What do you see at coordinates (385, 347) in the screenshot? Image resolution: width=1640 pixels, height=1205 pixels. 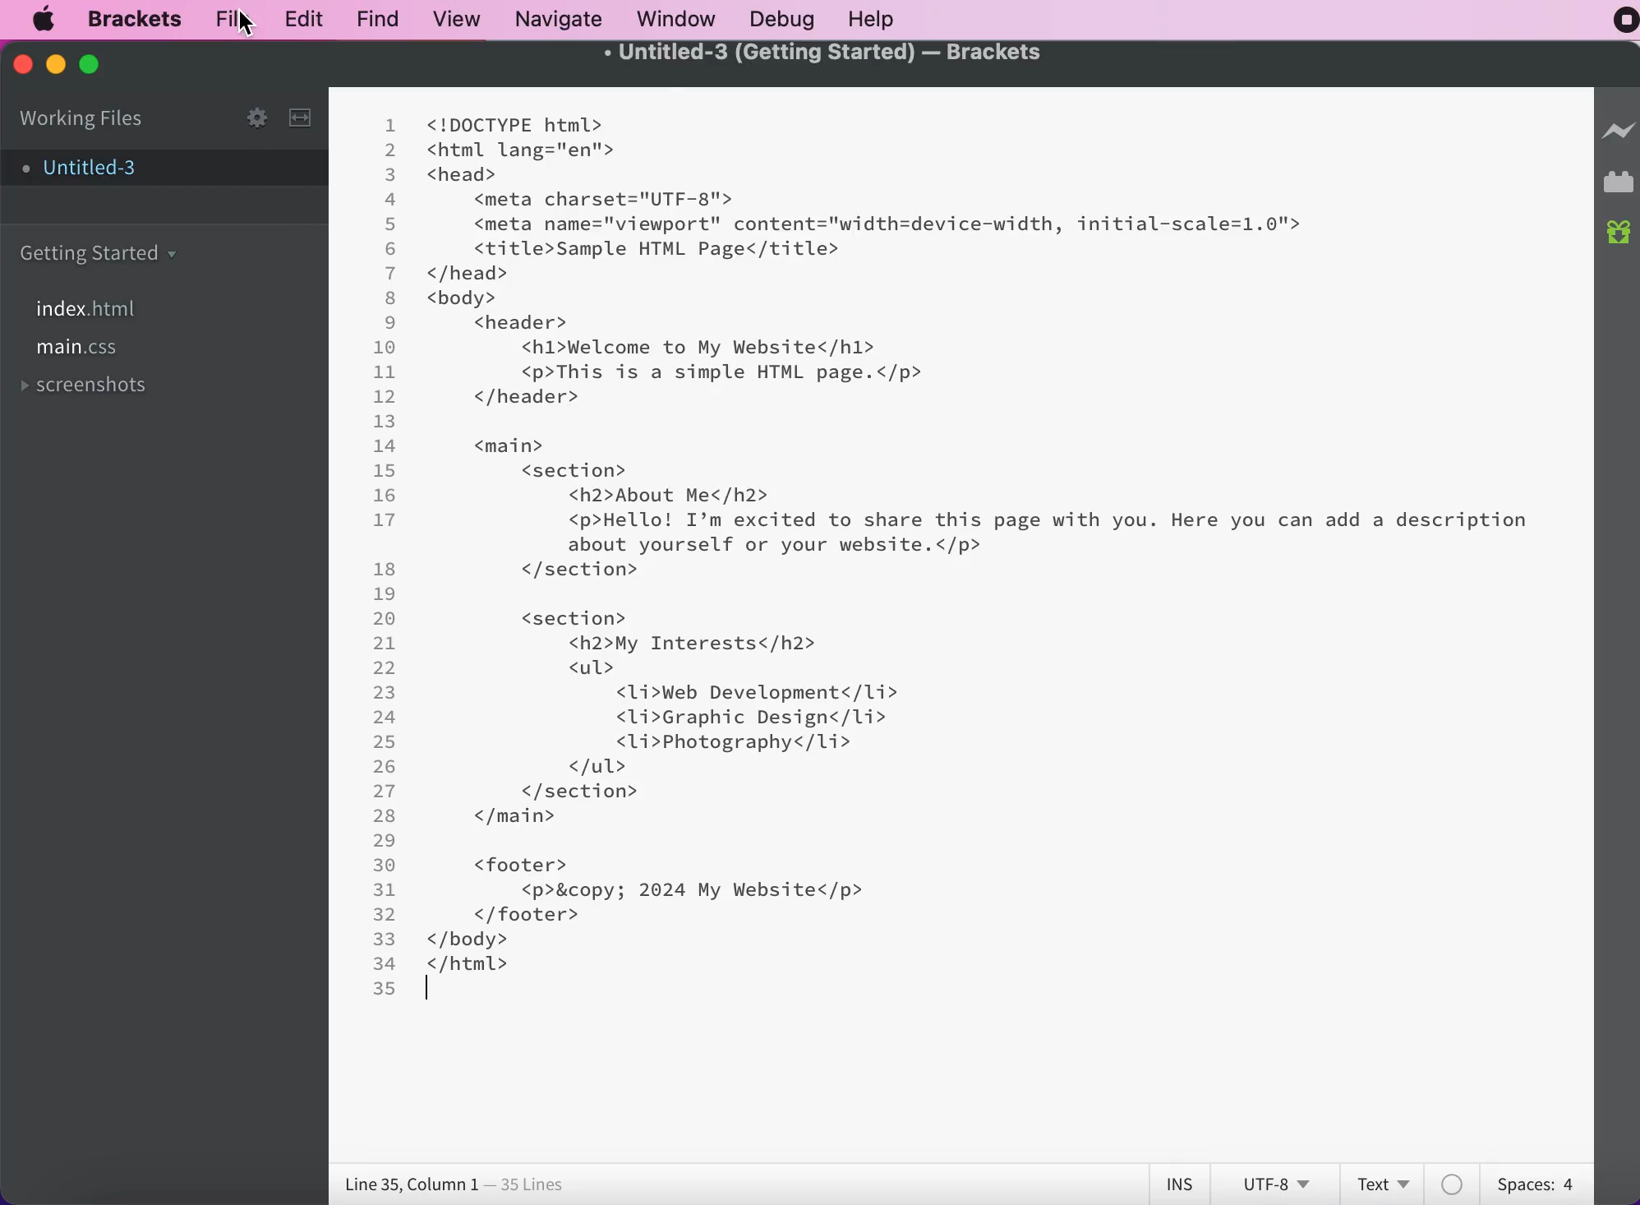 I see `10` at bounding box center [385, 347].